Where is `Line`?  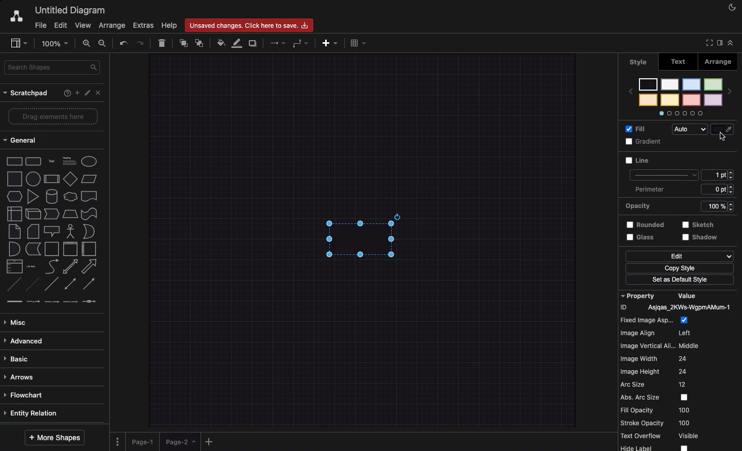
Line is located at coordinates (661, 167).